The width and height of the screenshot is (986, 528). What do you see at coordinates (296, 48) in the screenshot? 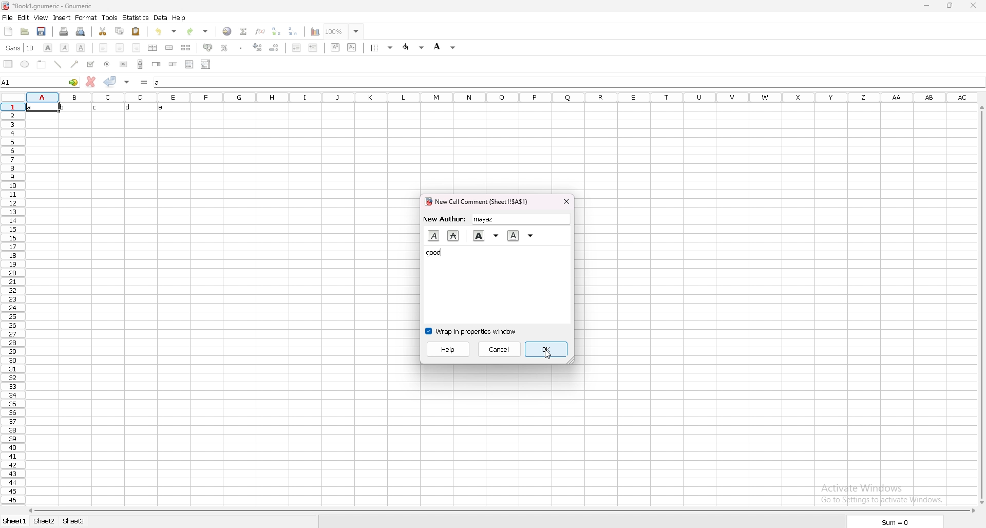
I see `deecrease indent` at bounding box center [296, 48].